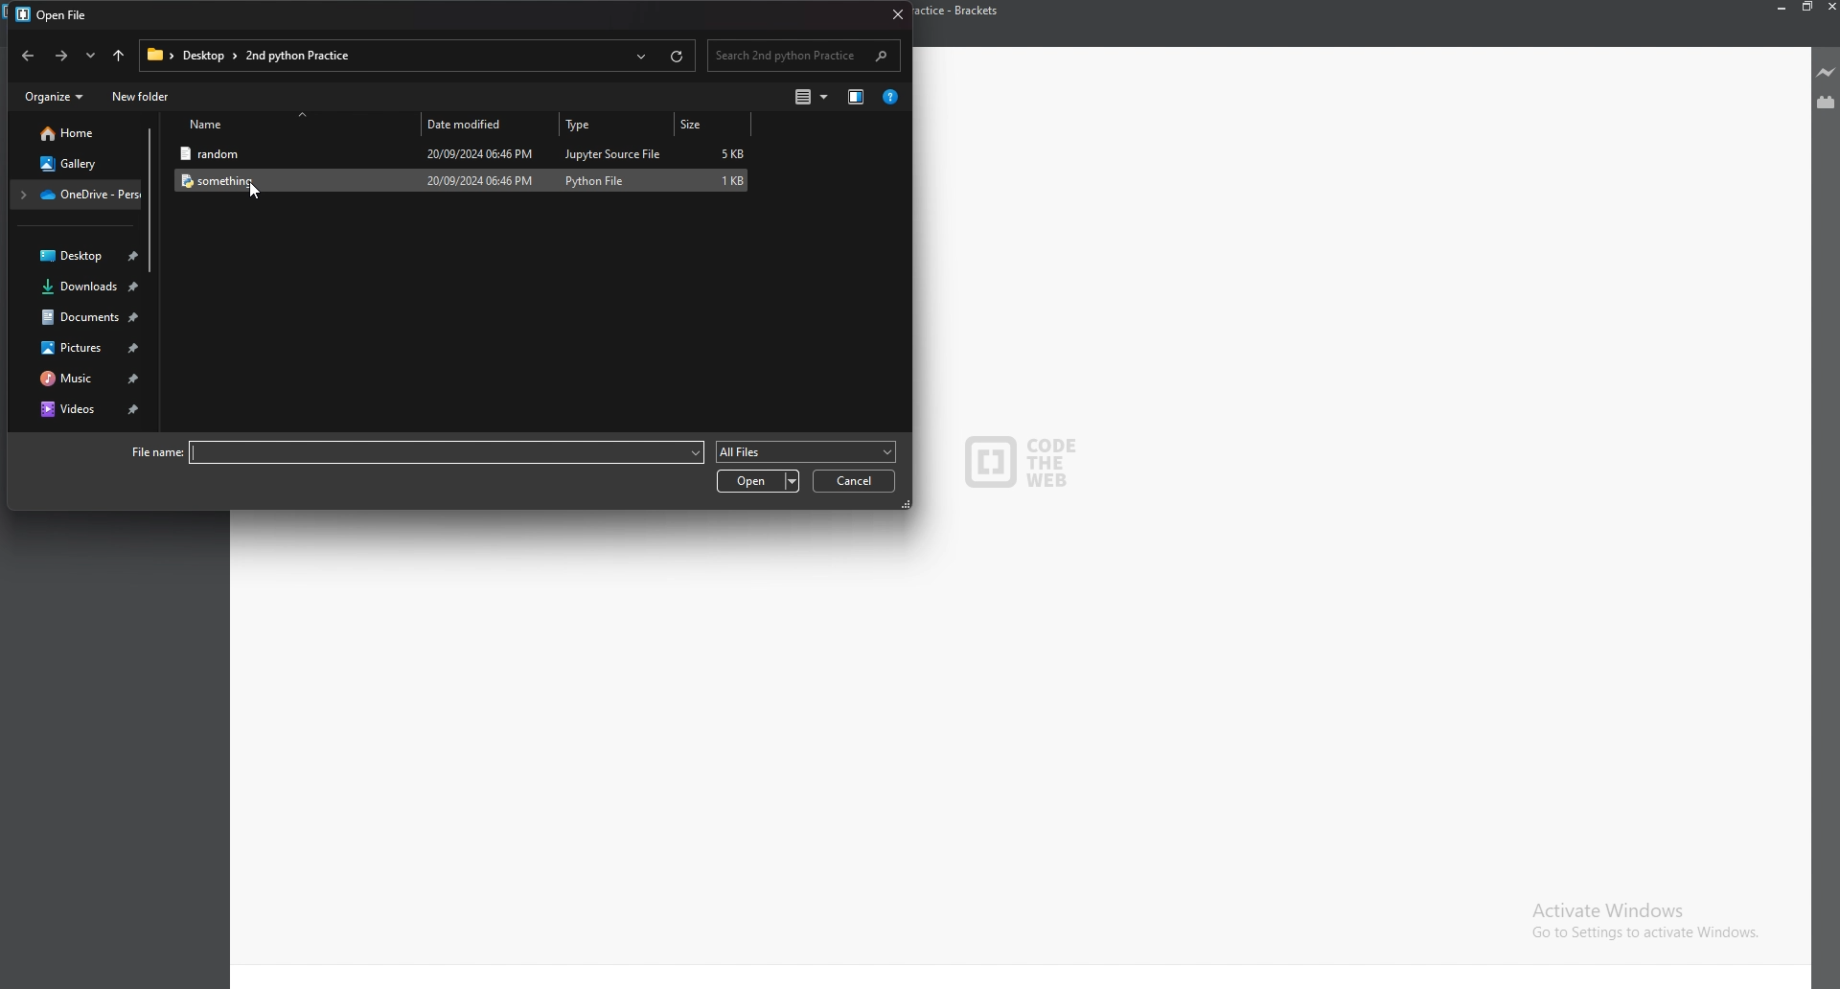  Describe the element at coordinates (813, 97) in the screenshot. I see `change view` at that location.